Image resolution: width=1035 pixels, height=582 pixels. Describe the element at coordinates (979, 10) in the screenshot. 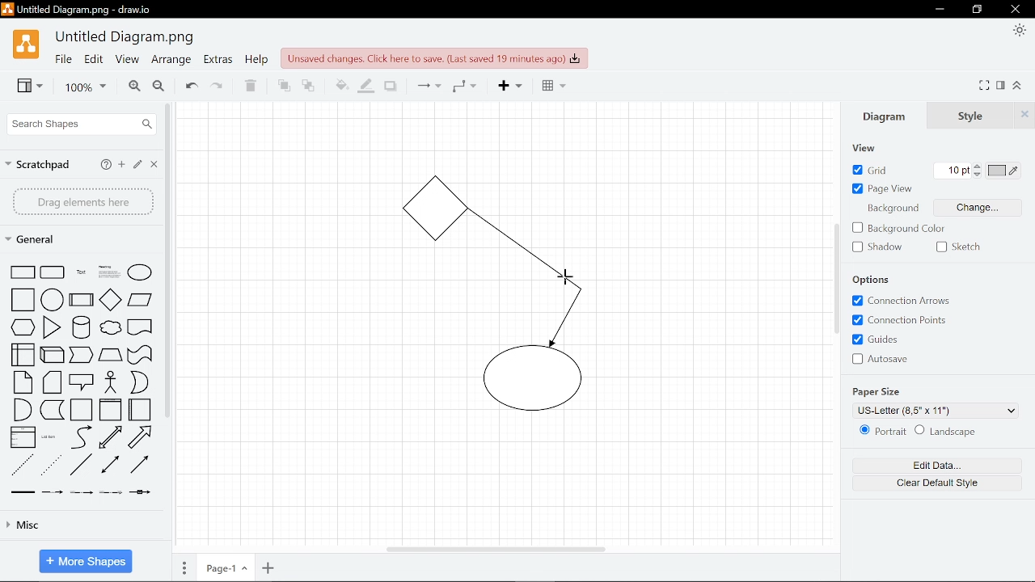

I see `minimize` at that location.